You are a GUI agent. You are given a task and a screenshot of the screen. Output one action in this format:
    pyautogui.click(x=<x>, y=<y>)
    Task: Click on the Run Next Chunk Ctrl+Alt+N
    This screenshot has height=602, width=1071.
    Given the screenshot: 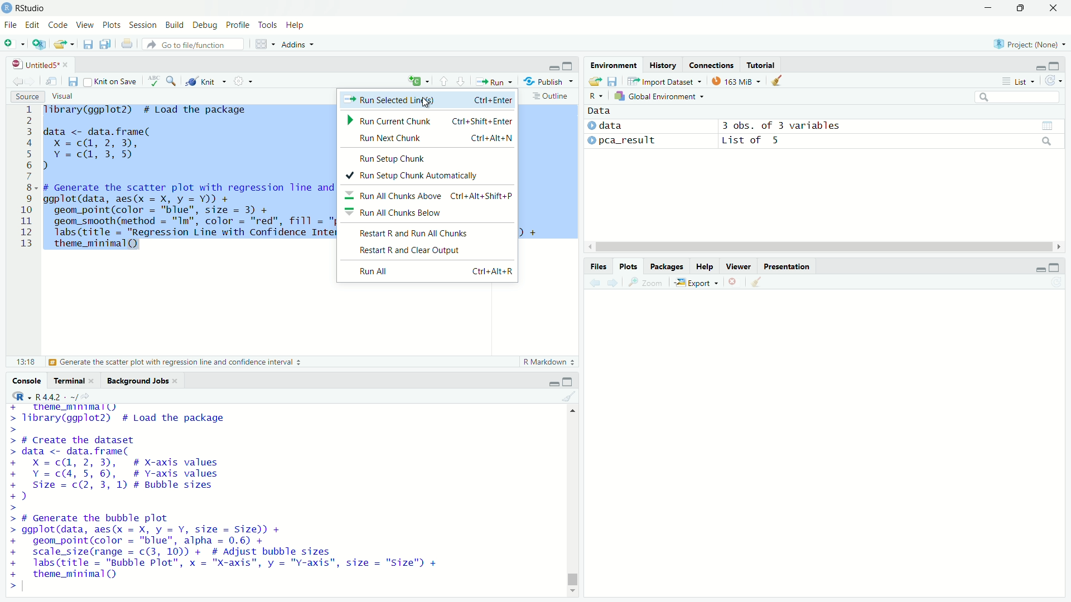 What is the action you would take?
    pyautogui.click(x=428, y=139)
    